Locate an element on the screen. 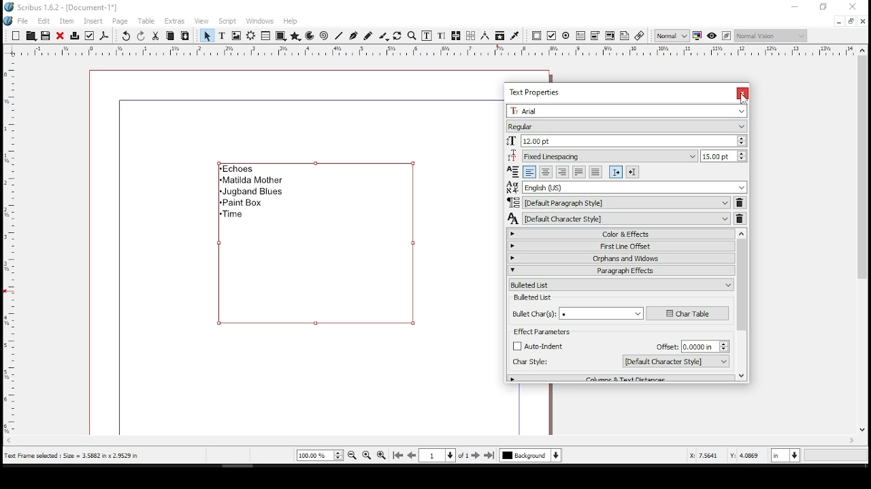  bezeir tool is located at coordinates (354, 37).